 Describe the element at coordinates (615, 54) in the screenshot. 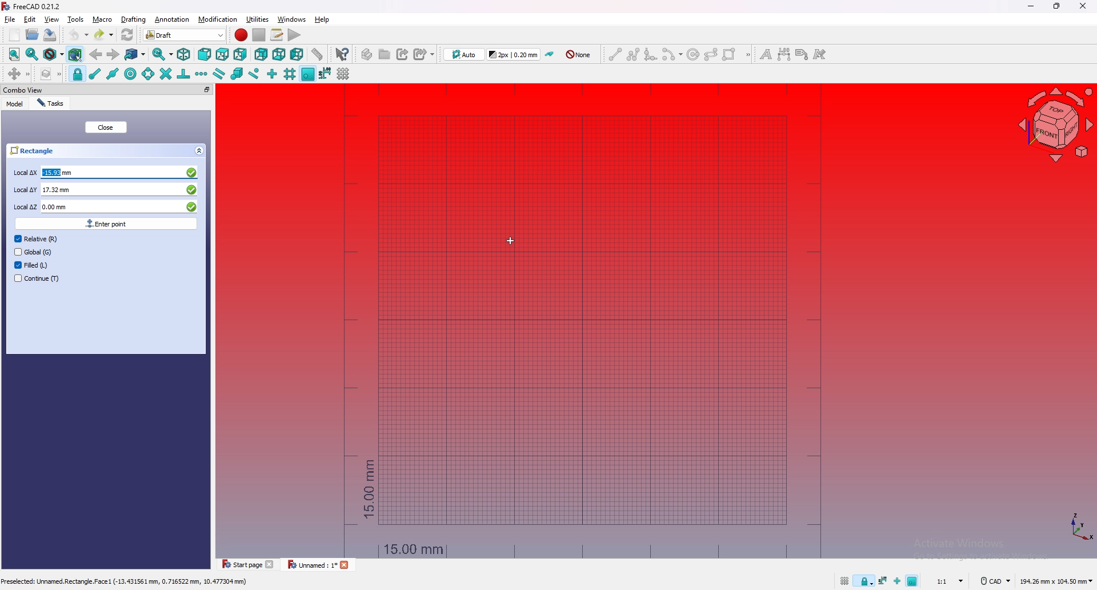

I see `line` at that location.